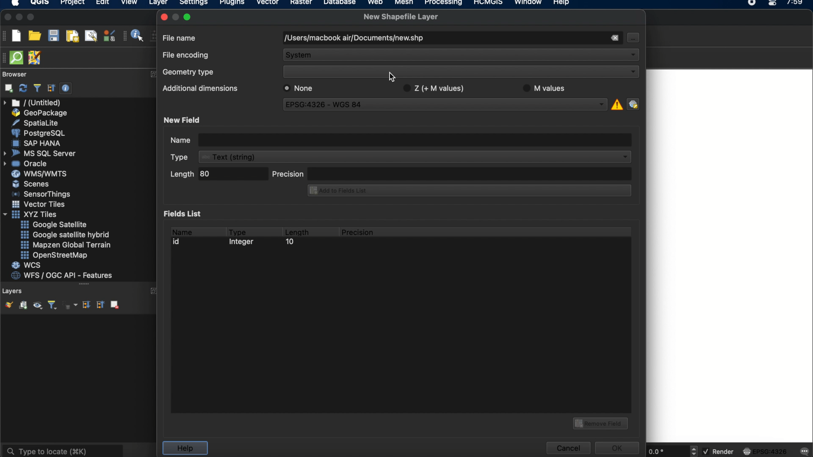 The image size is (813, 457). Describe the element at coordinates (445, 3) in the screenshot. I see `processing` at that location.